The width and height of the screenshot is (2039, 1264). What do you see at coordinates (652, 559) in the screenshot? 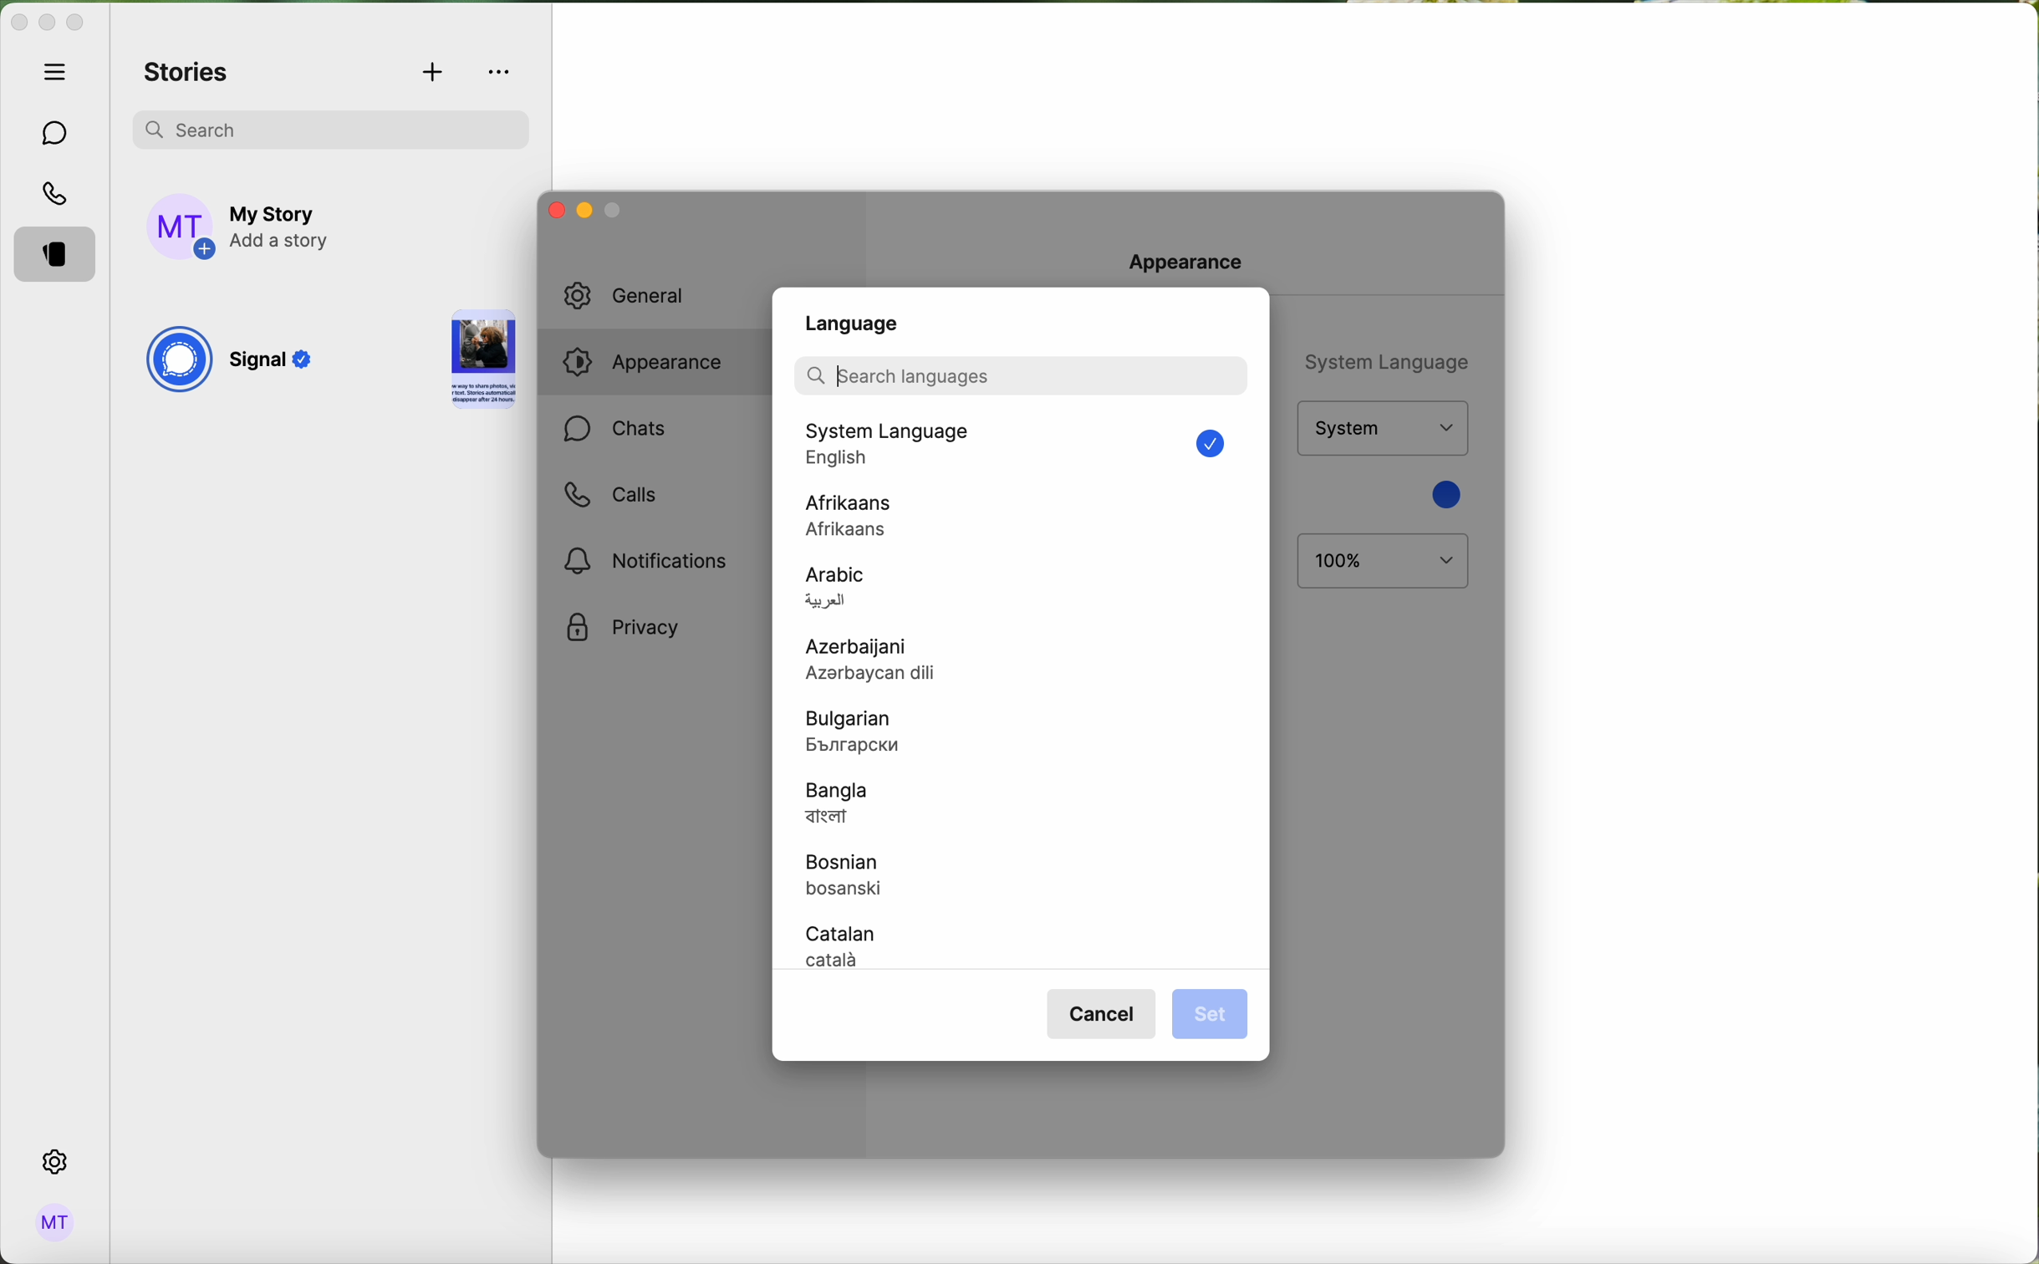
I see `notifications` at bounding box center [652, 559].